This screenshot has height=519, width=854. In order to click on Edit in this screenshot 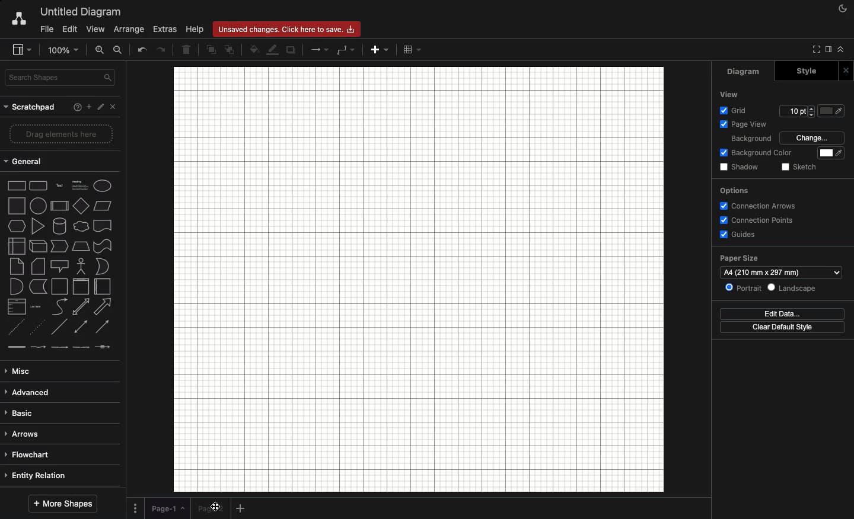, I will do `click(100, 107)`.